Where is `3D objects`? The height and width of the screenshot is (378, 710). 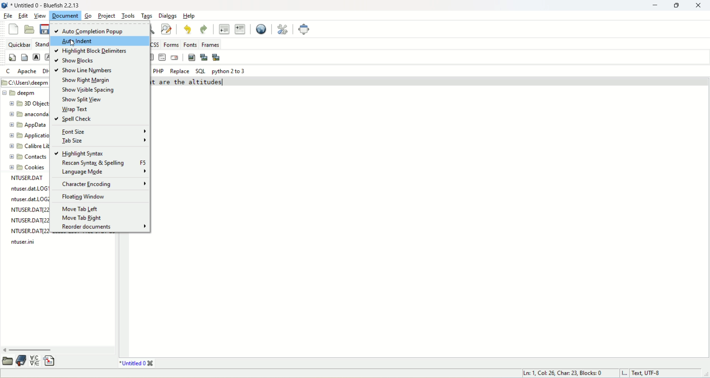
3D objects is located at coordinates (29, 105).